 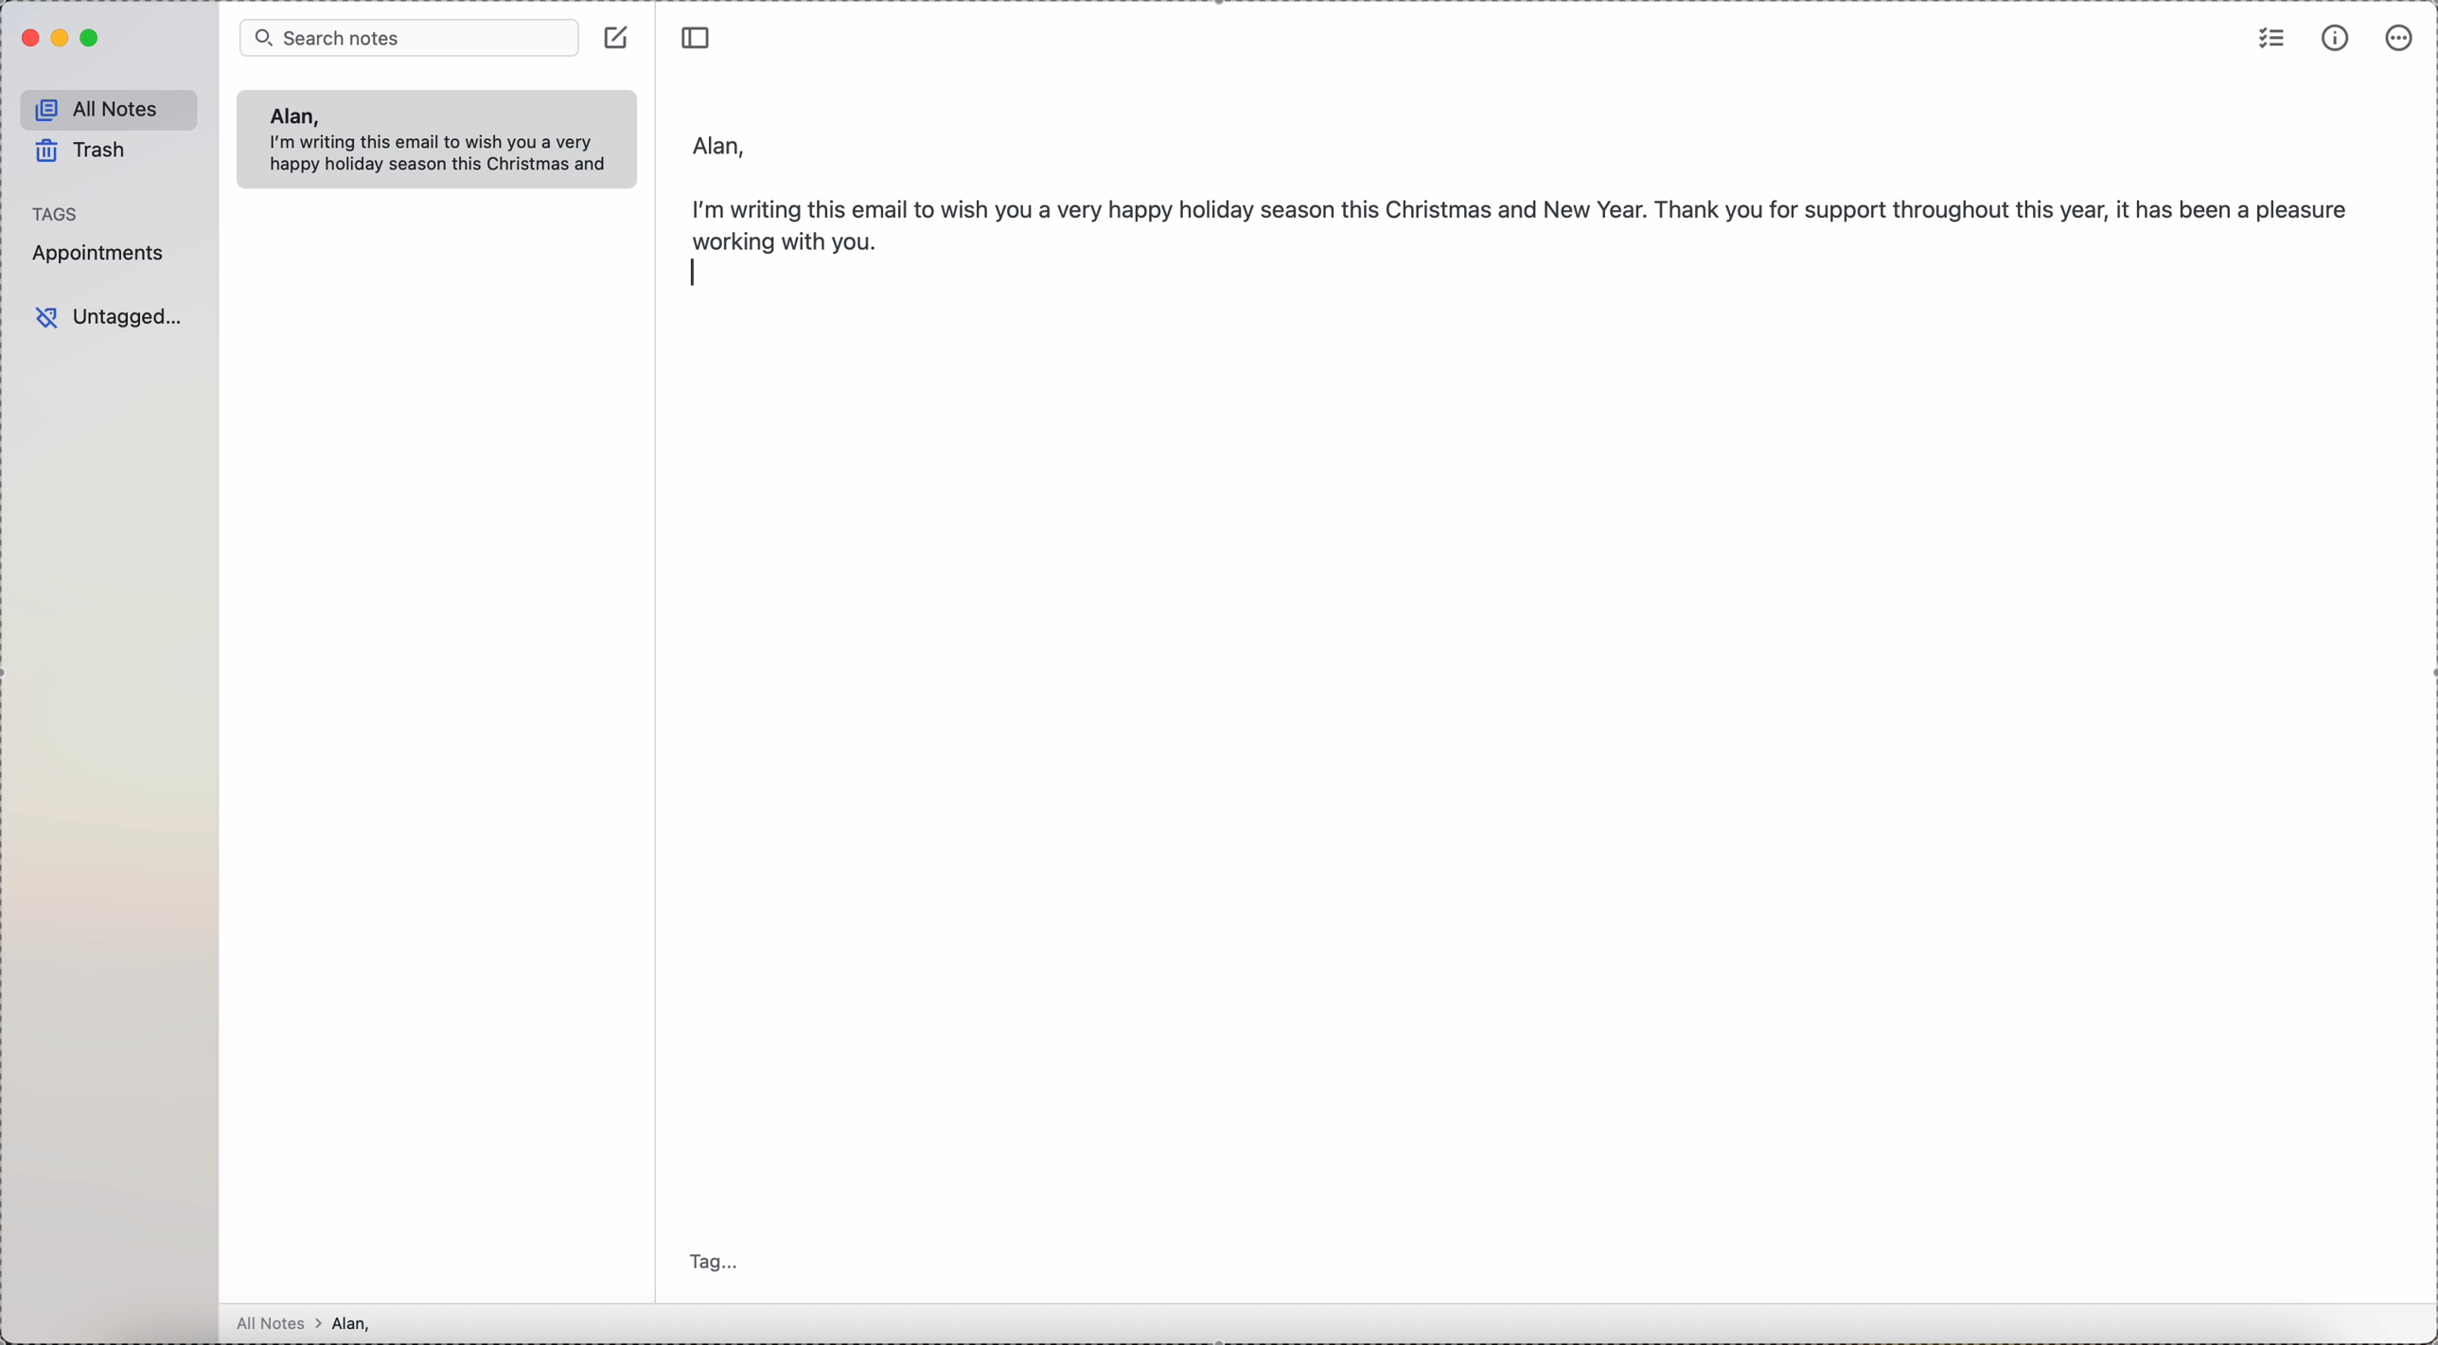 What do you see at coordinates (721, 140) in the screenshot?
I see `Alan,` at bounding box center [721, 140].